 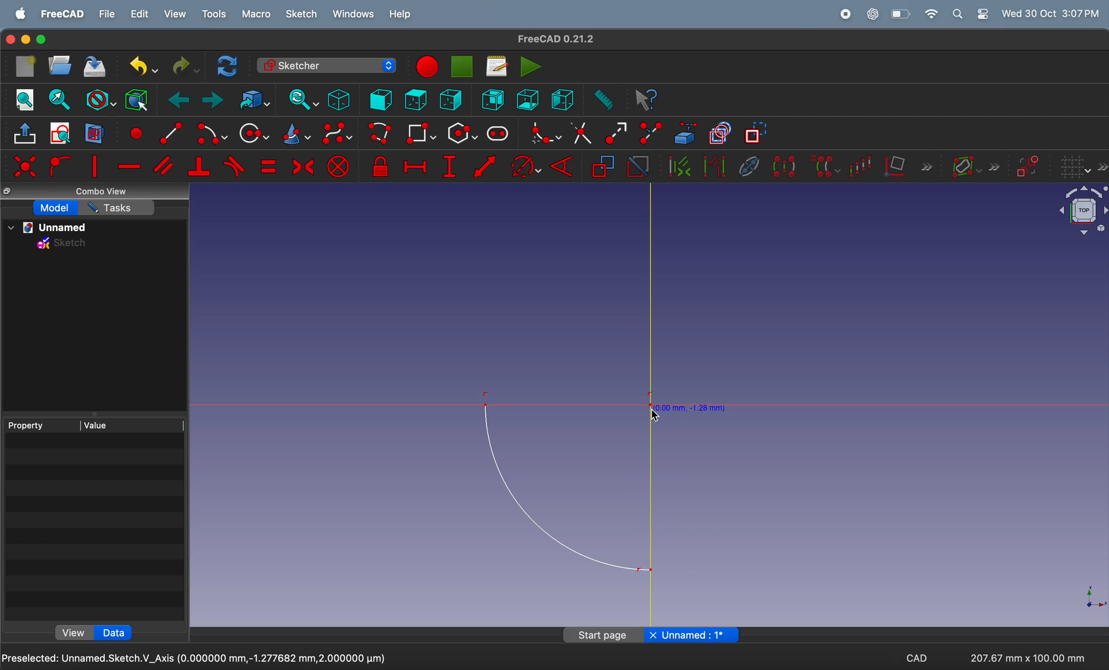 I want to click on rear view, so click(x=495, y=99).